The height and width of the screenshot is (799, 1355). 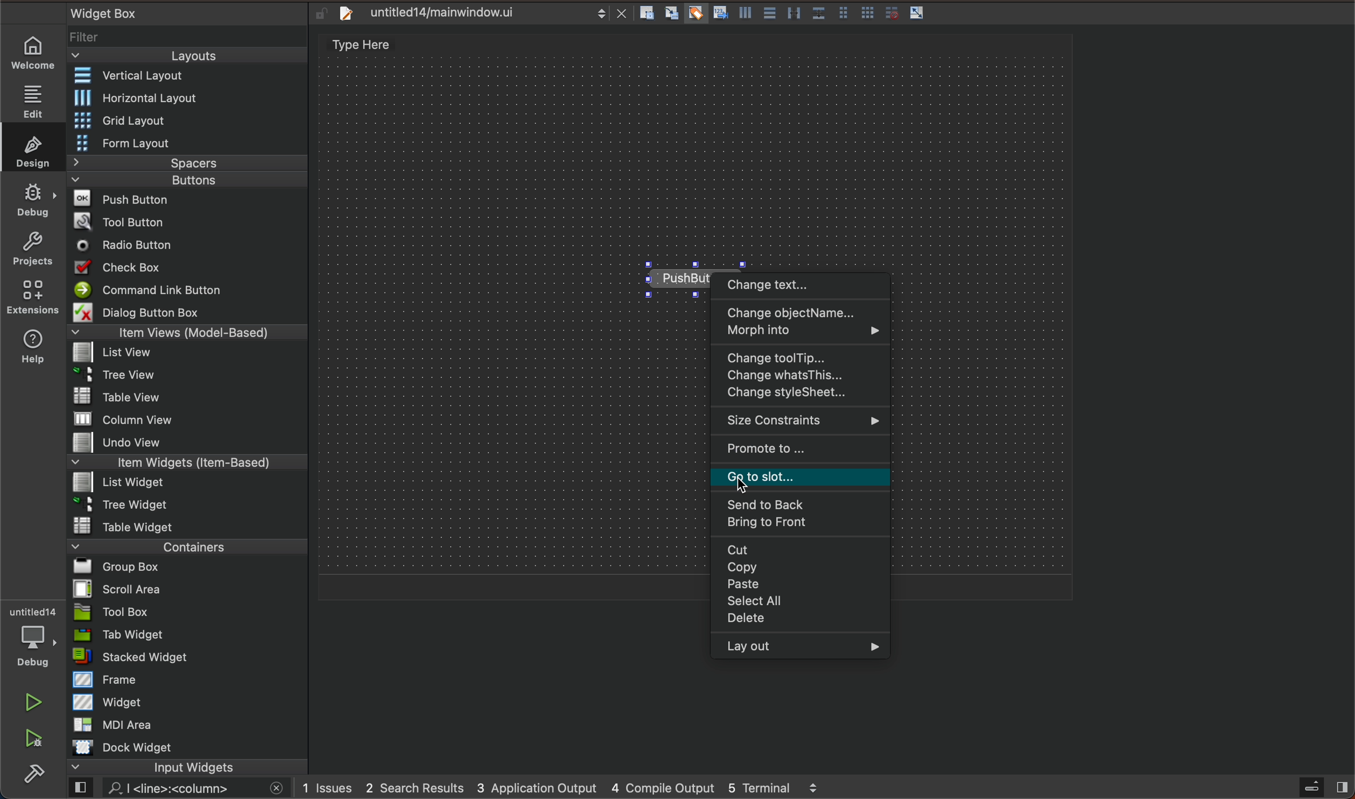 I want to click on projects, so click(x=32, y=248).